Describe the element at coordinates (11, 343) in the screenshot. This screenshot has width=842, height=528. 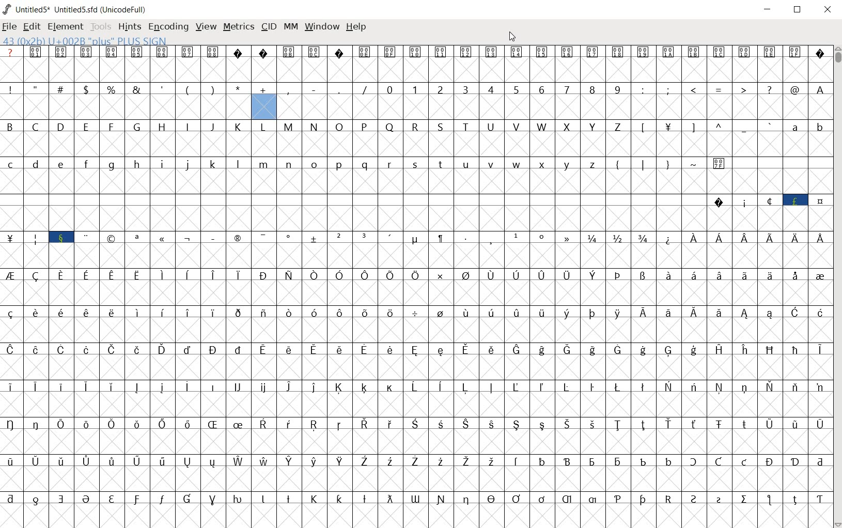
I see `special characters` at that location.